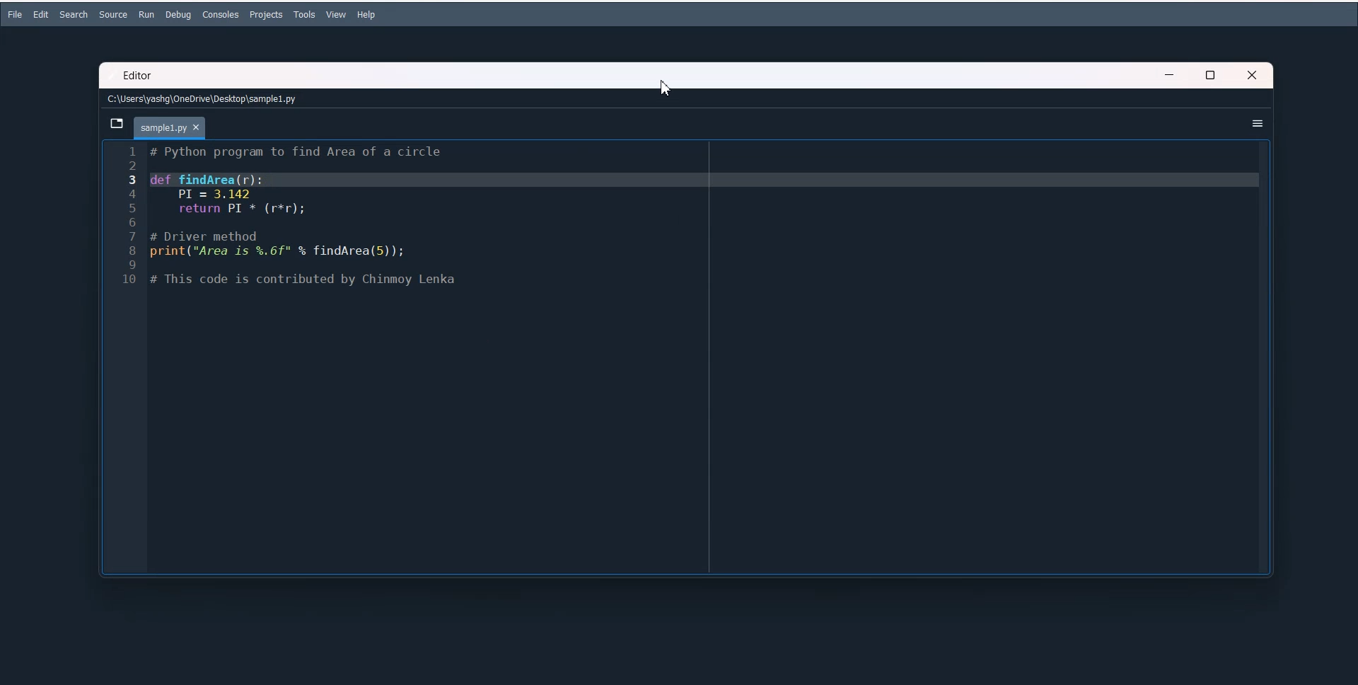 The width and height of the screenshot is (1358, 685). I want to click on Minimize, so click(1170, 75).